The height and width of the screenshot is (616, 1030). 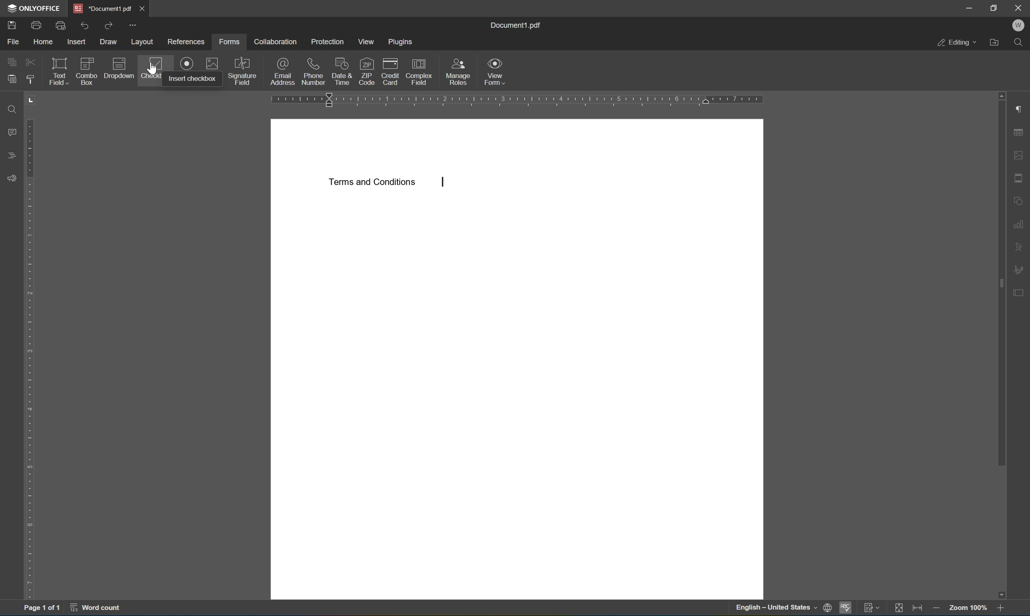 What do you see at coordinates (43, 41) in the screenshot?
I see `home` at bounding box center [43, 41].